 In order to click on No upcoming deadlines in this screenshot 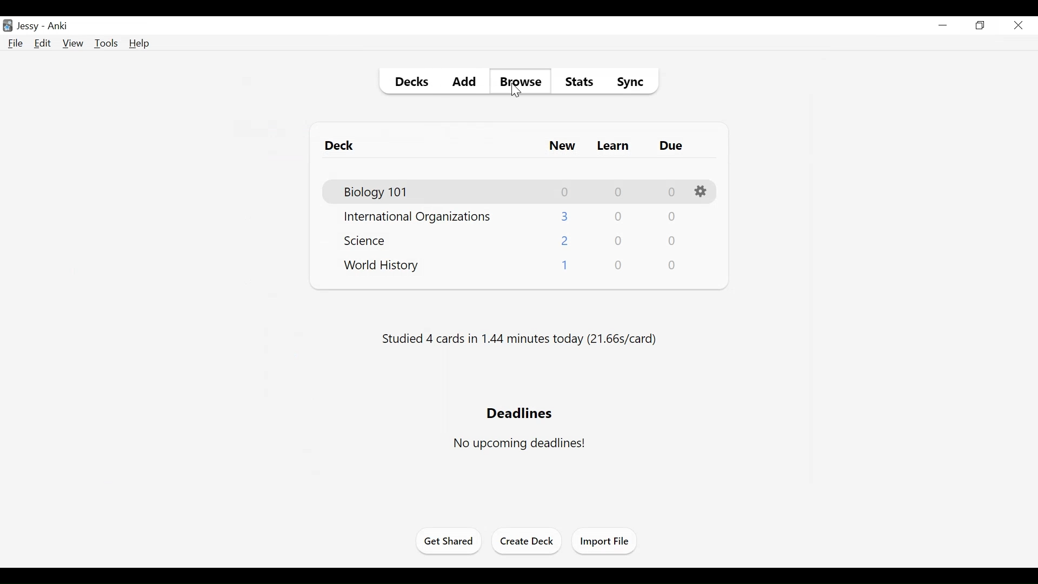, I will do `click(521, 444)`.